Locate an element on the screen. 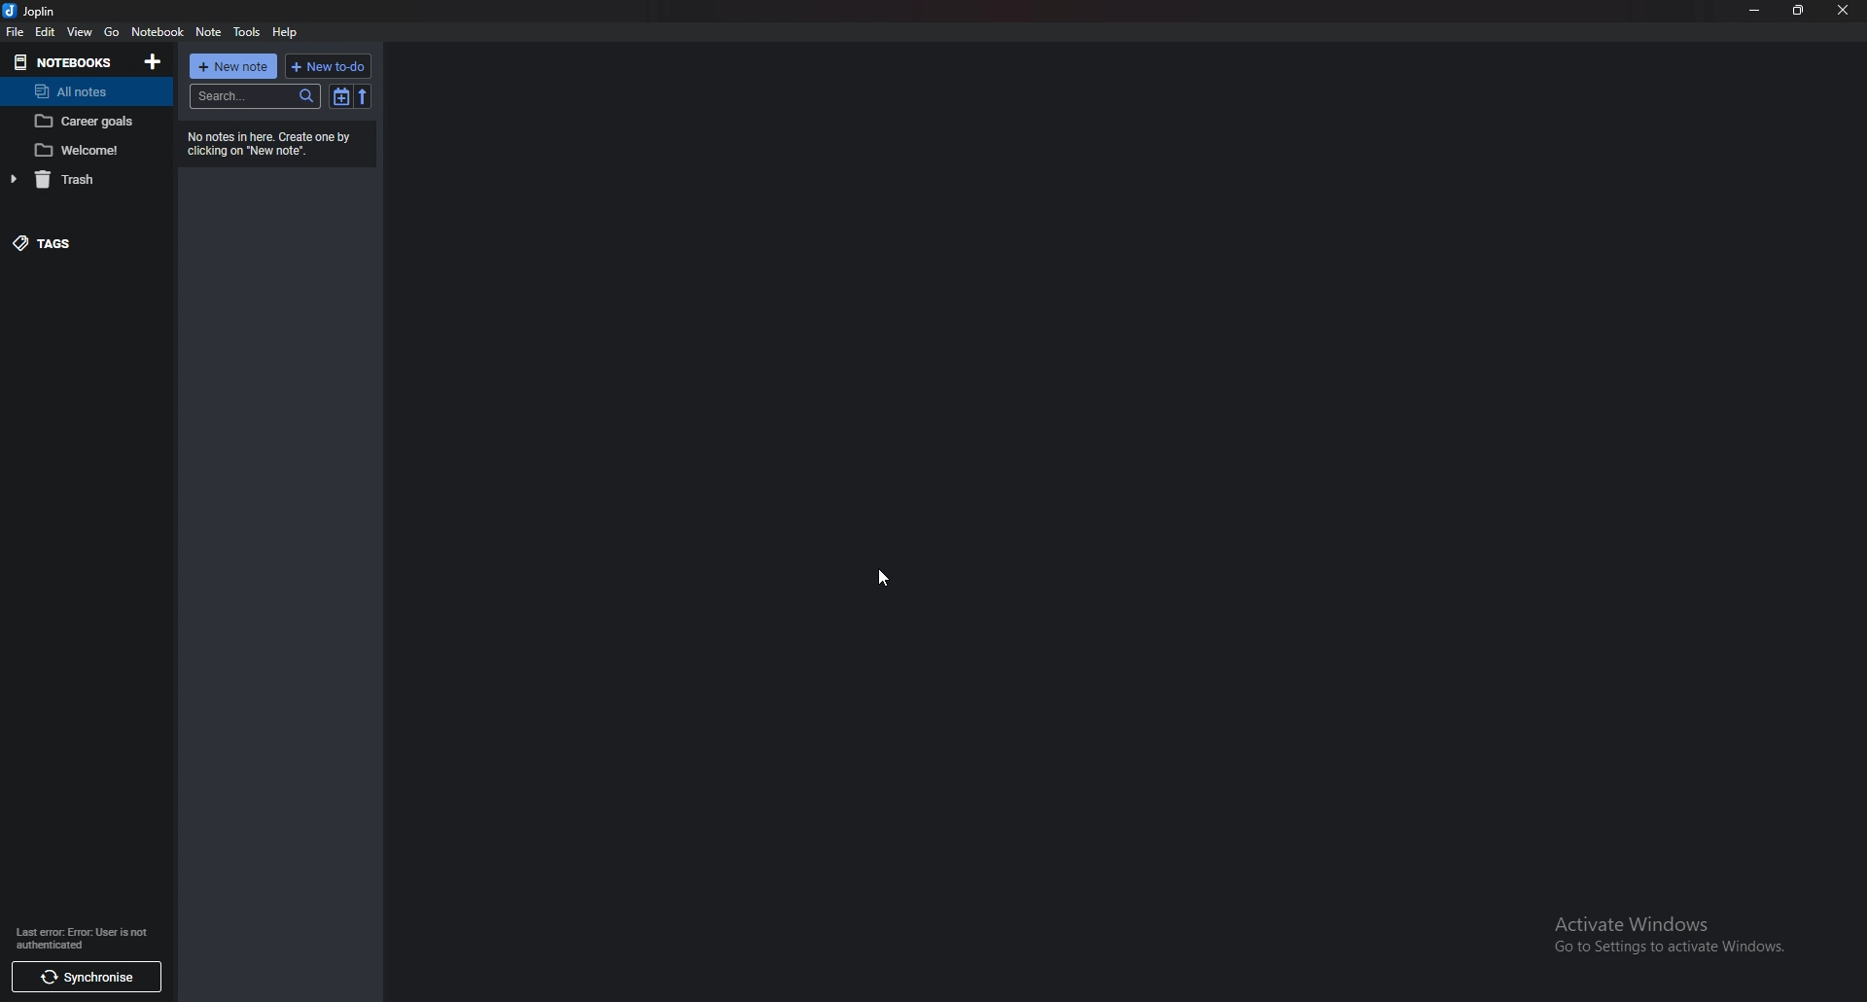 The image size is (1867, 1002). new to do is located at coordinates (330, 66).